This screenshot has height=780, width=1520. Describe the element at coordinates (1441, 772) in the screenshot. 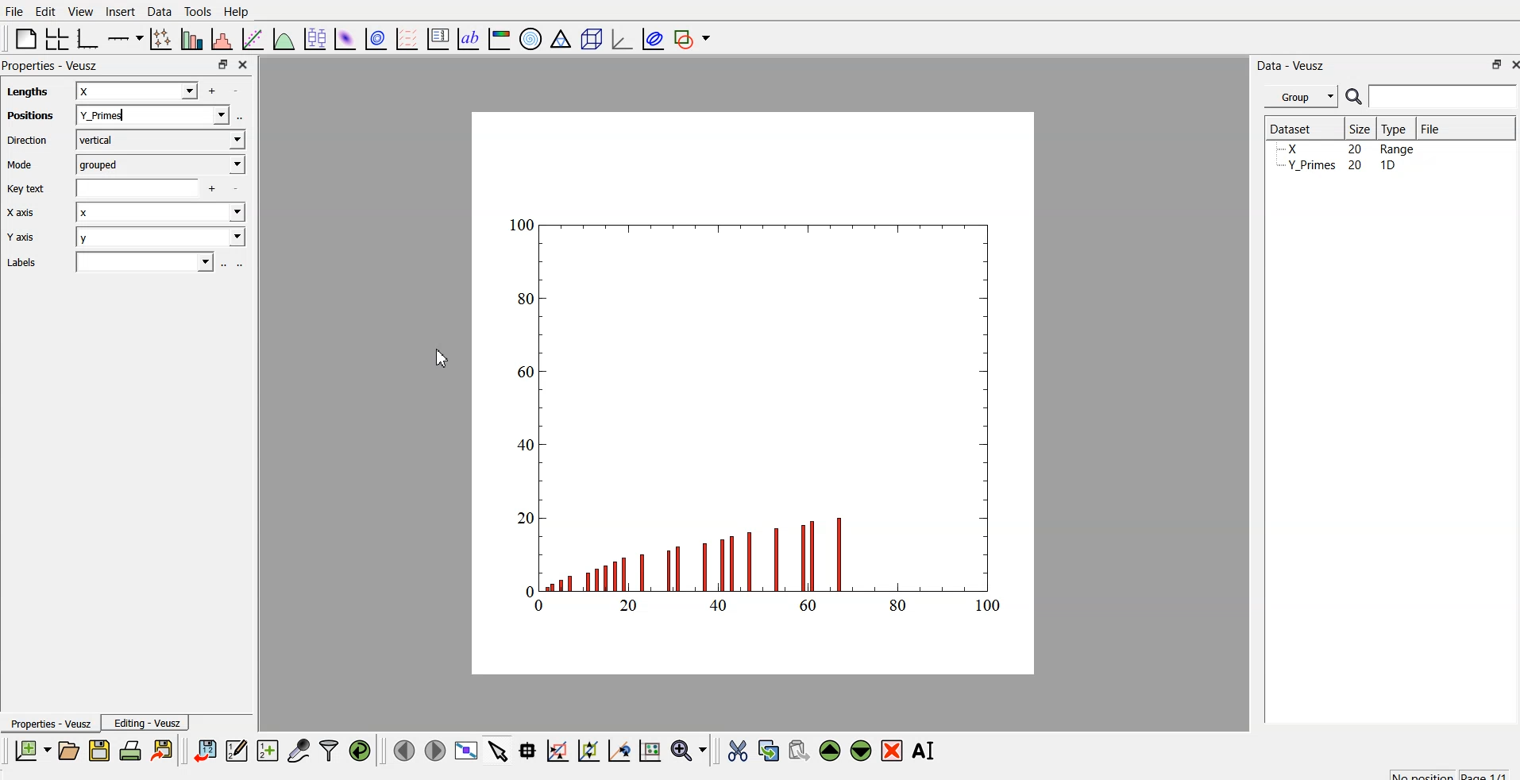

I see `no position page 1/1` at that location.